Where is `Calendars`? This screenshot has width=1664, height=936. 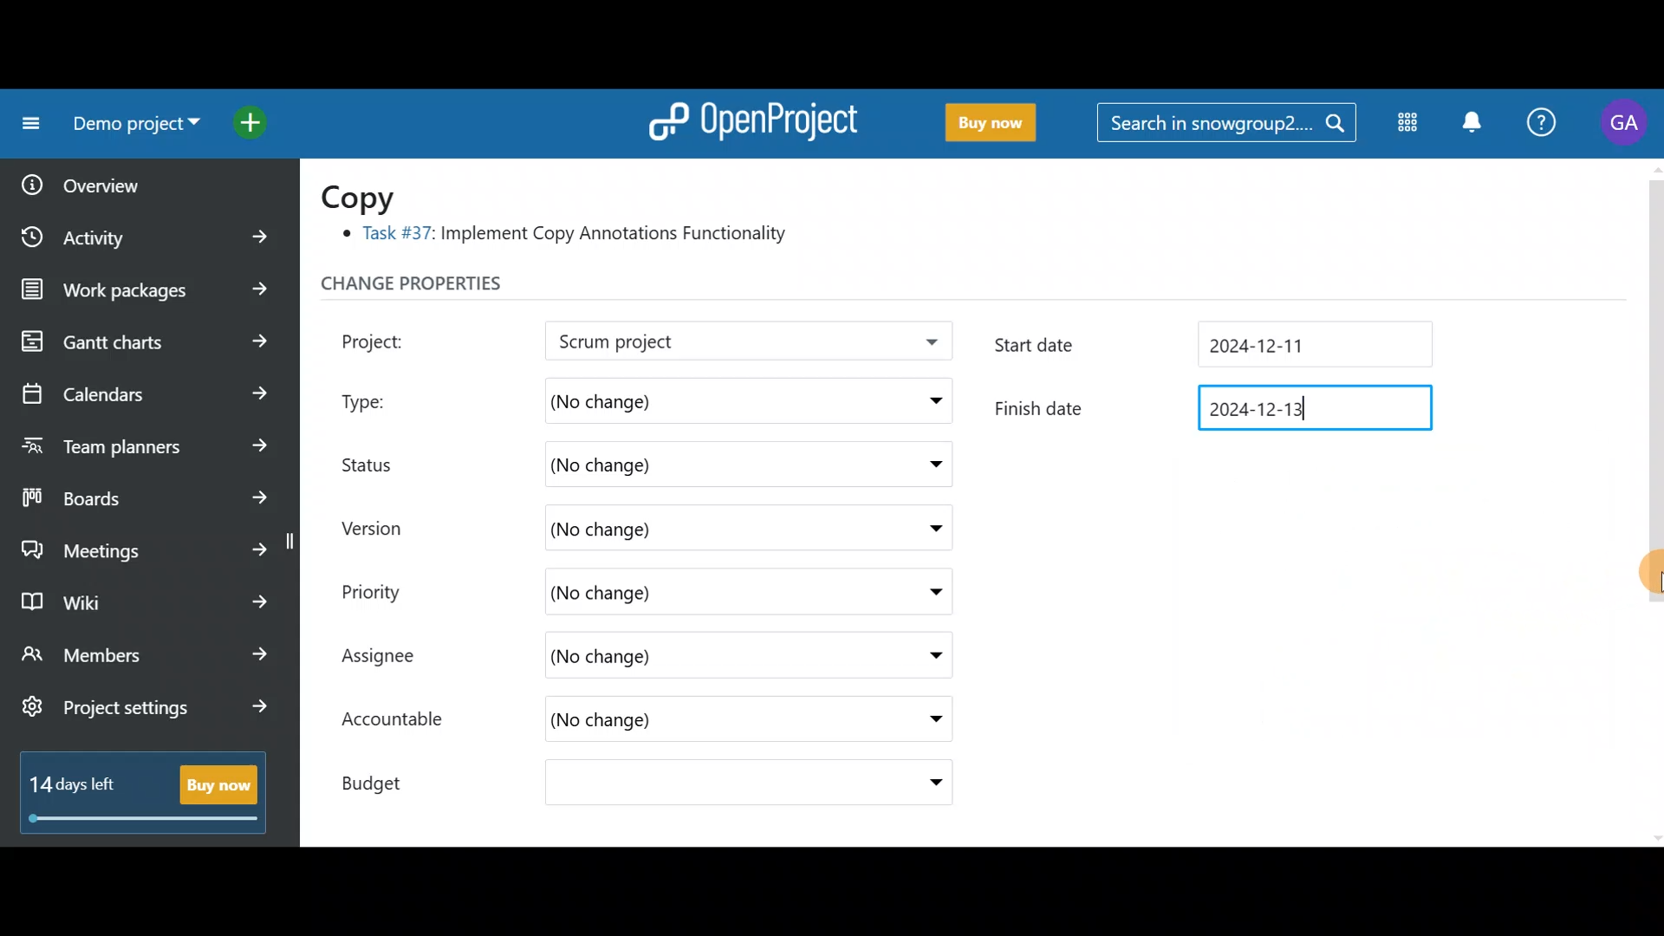 Calendars is located at coordinates (144, 387).